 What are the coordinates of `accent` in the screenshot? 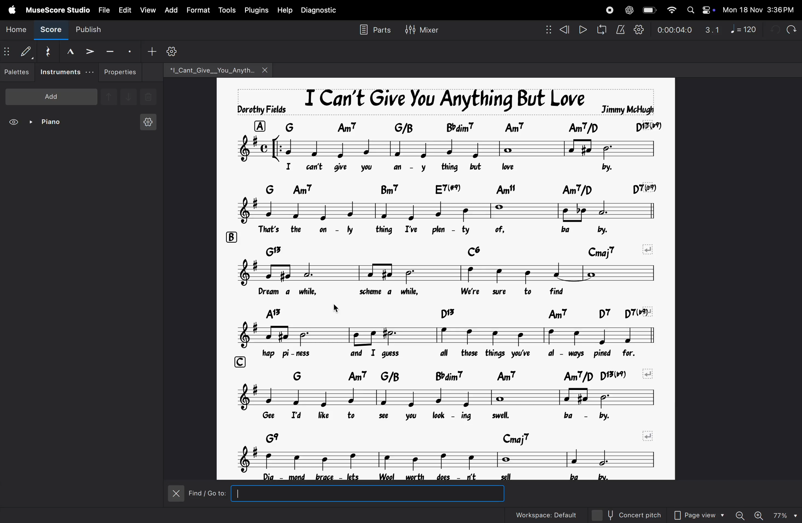 It's located at (90, 52).